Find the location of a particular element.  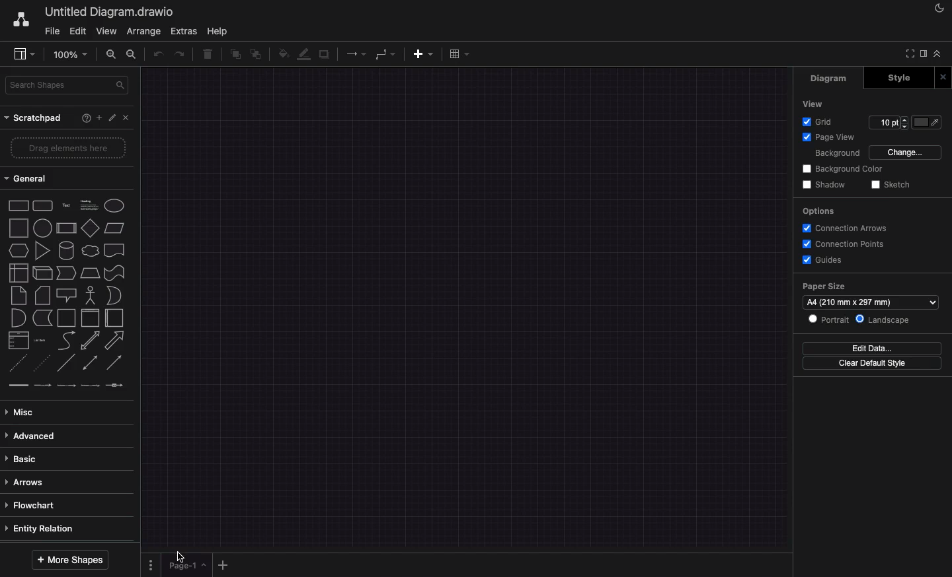

edit is located at coordinates (77, 31).